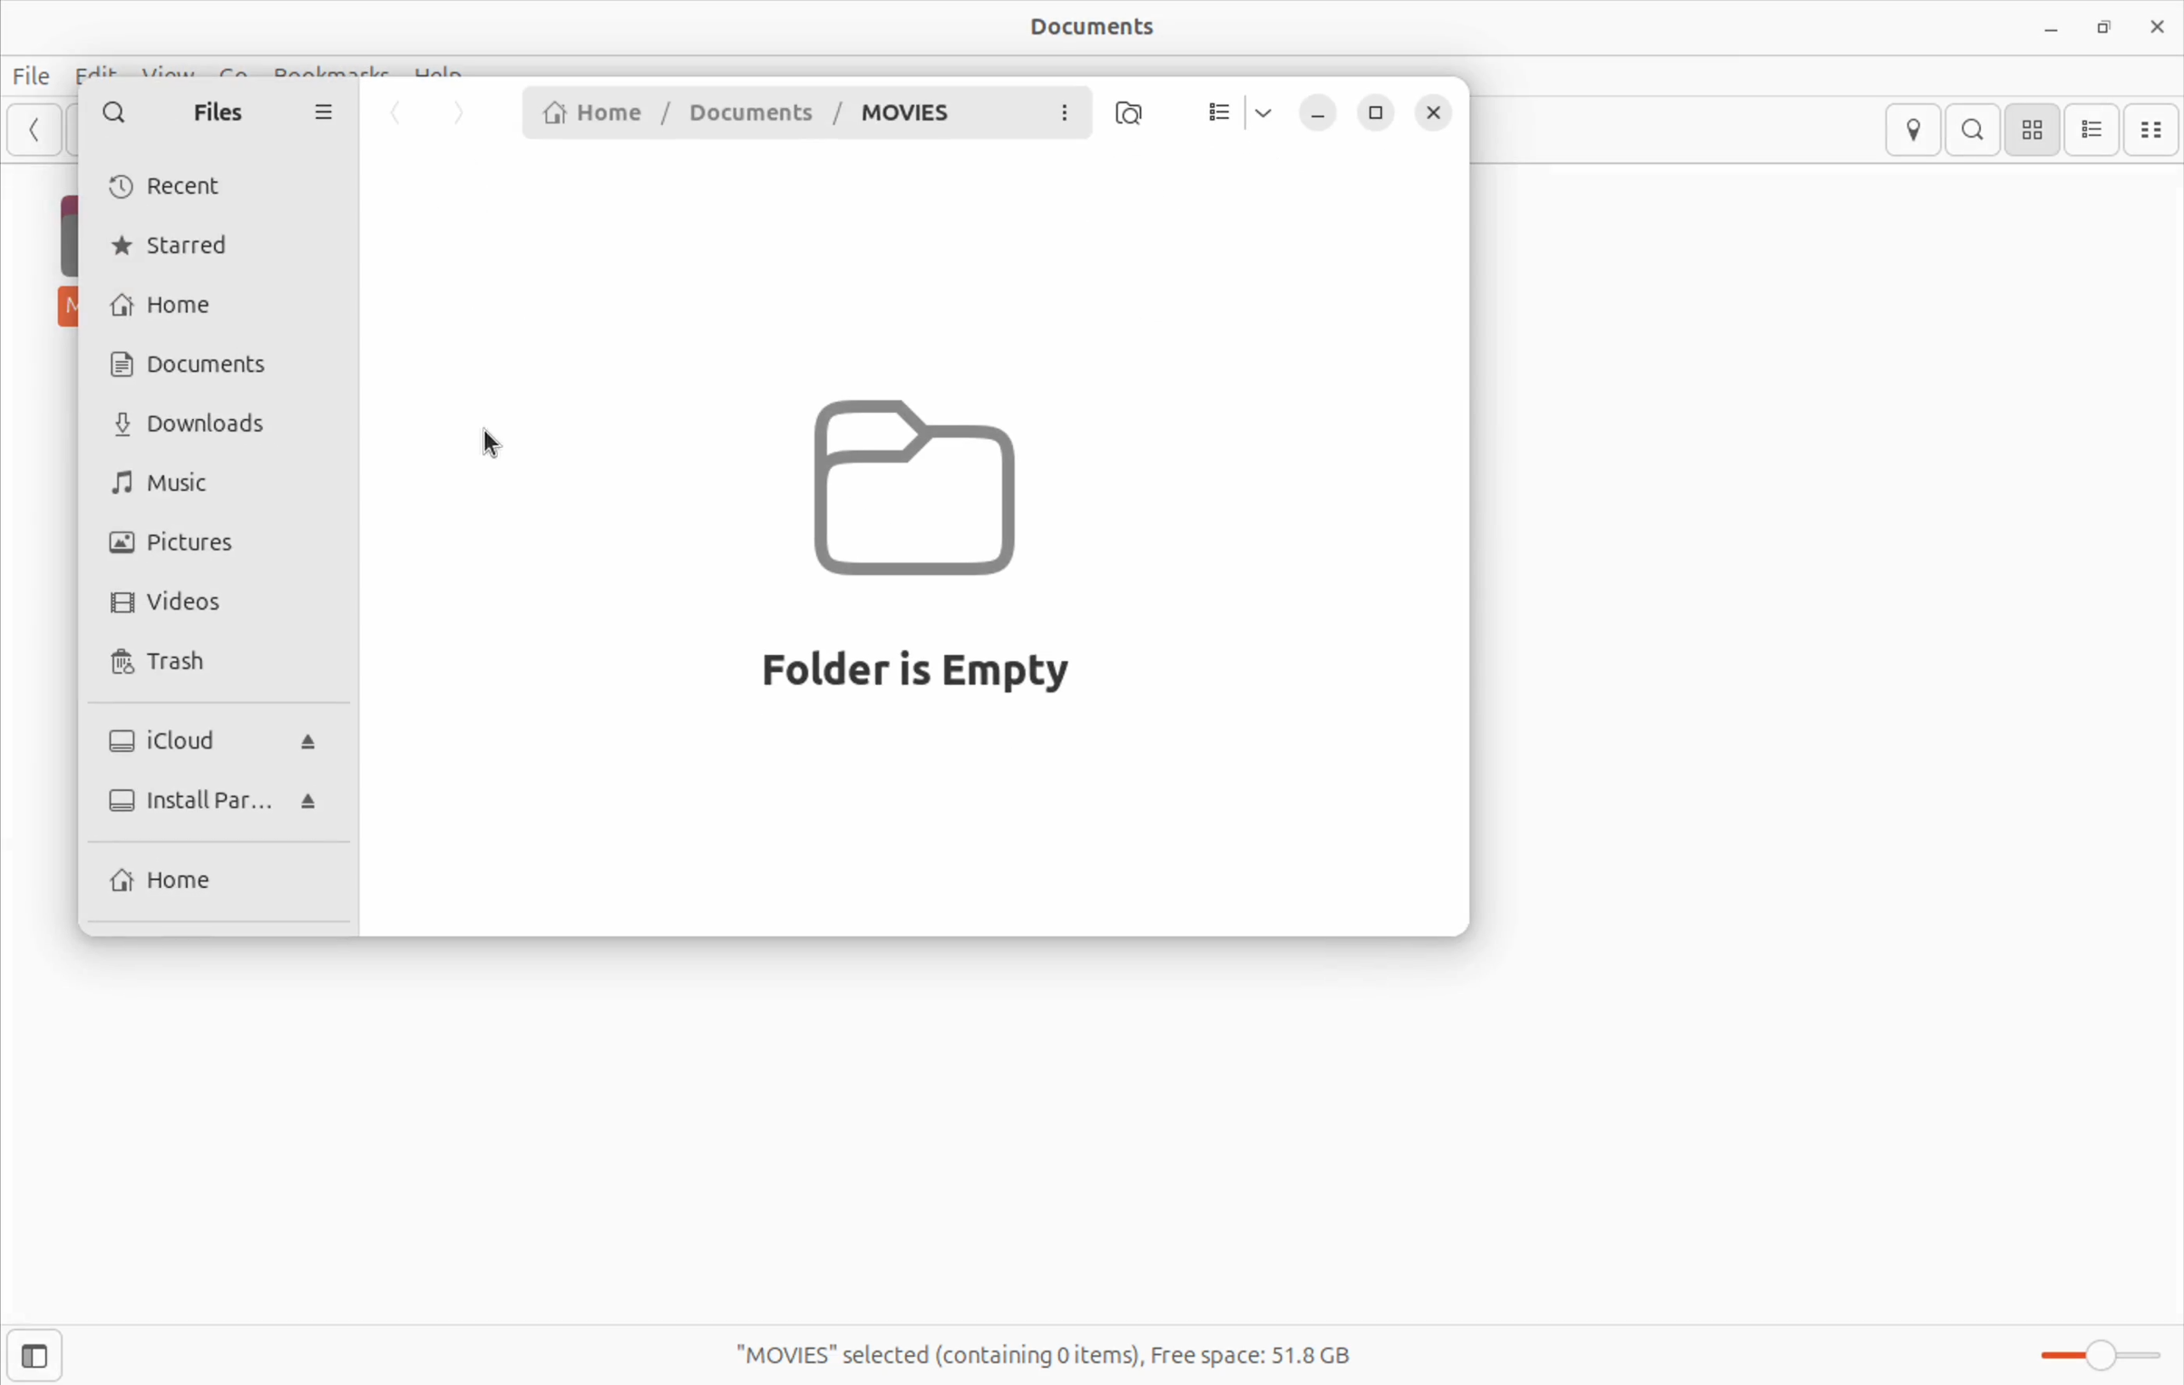 This screenshot has width=2184, height=1385. Describe the element at coordinates (200, 424) in the screenshot. I see `Downloads` at that location.